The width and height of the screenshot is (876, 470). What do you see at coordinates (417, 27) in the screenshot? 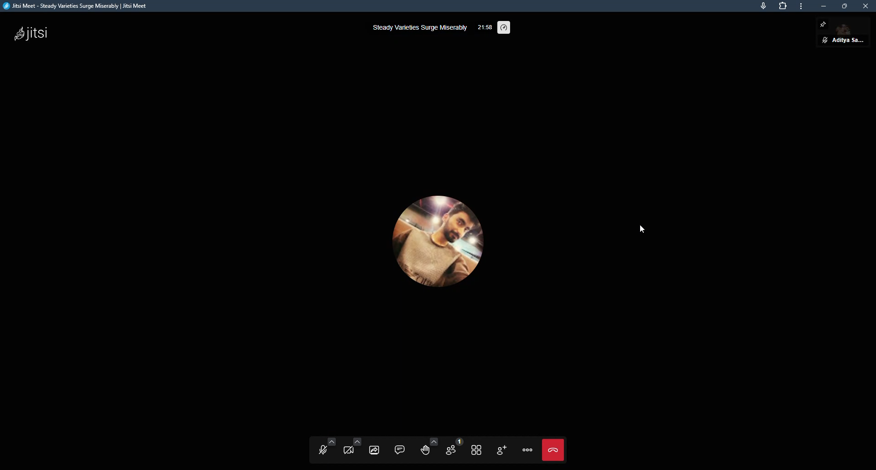
I see `steady varieties surge miserably` at bounding box center [417, 27].